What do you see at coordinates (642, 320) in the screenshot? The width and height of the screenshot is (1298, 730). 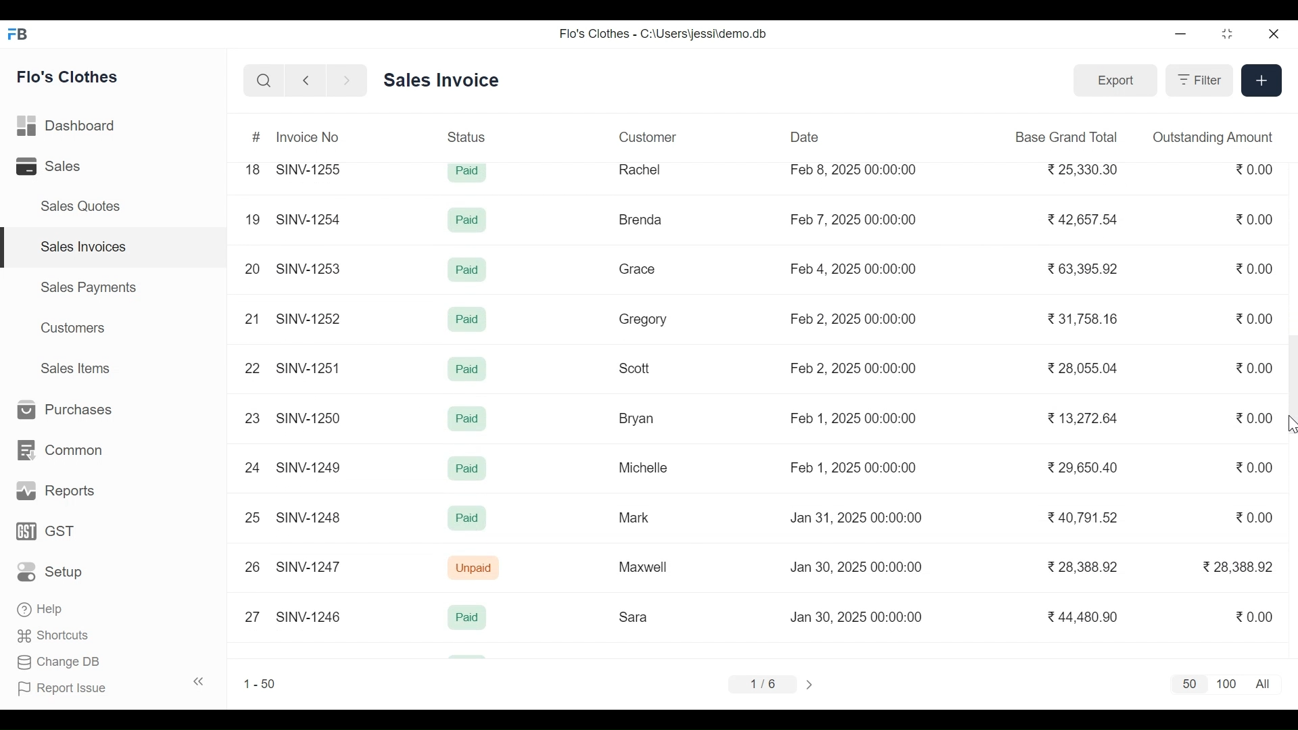 I see `Gregory` at bounding box center [642, 320].